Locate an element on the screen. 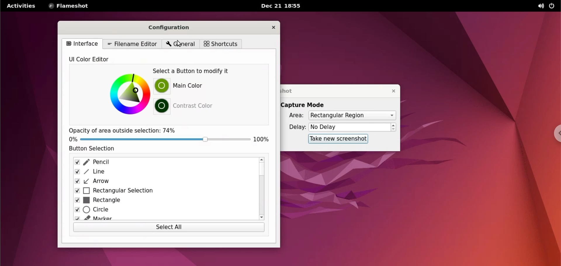  contrast color is located at coordinates (195, 105).